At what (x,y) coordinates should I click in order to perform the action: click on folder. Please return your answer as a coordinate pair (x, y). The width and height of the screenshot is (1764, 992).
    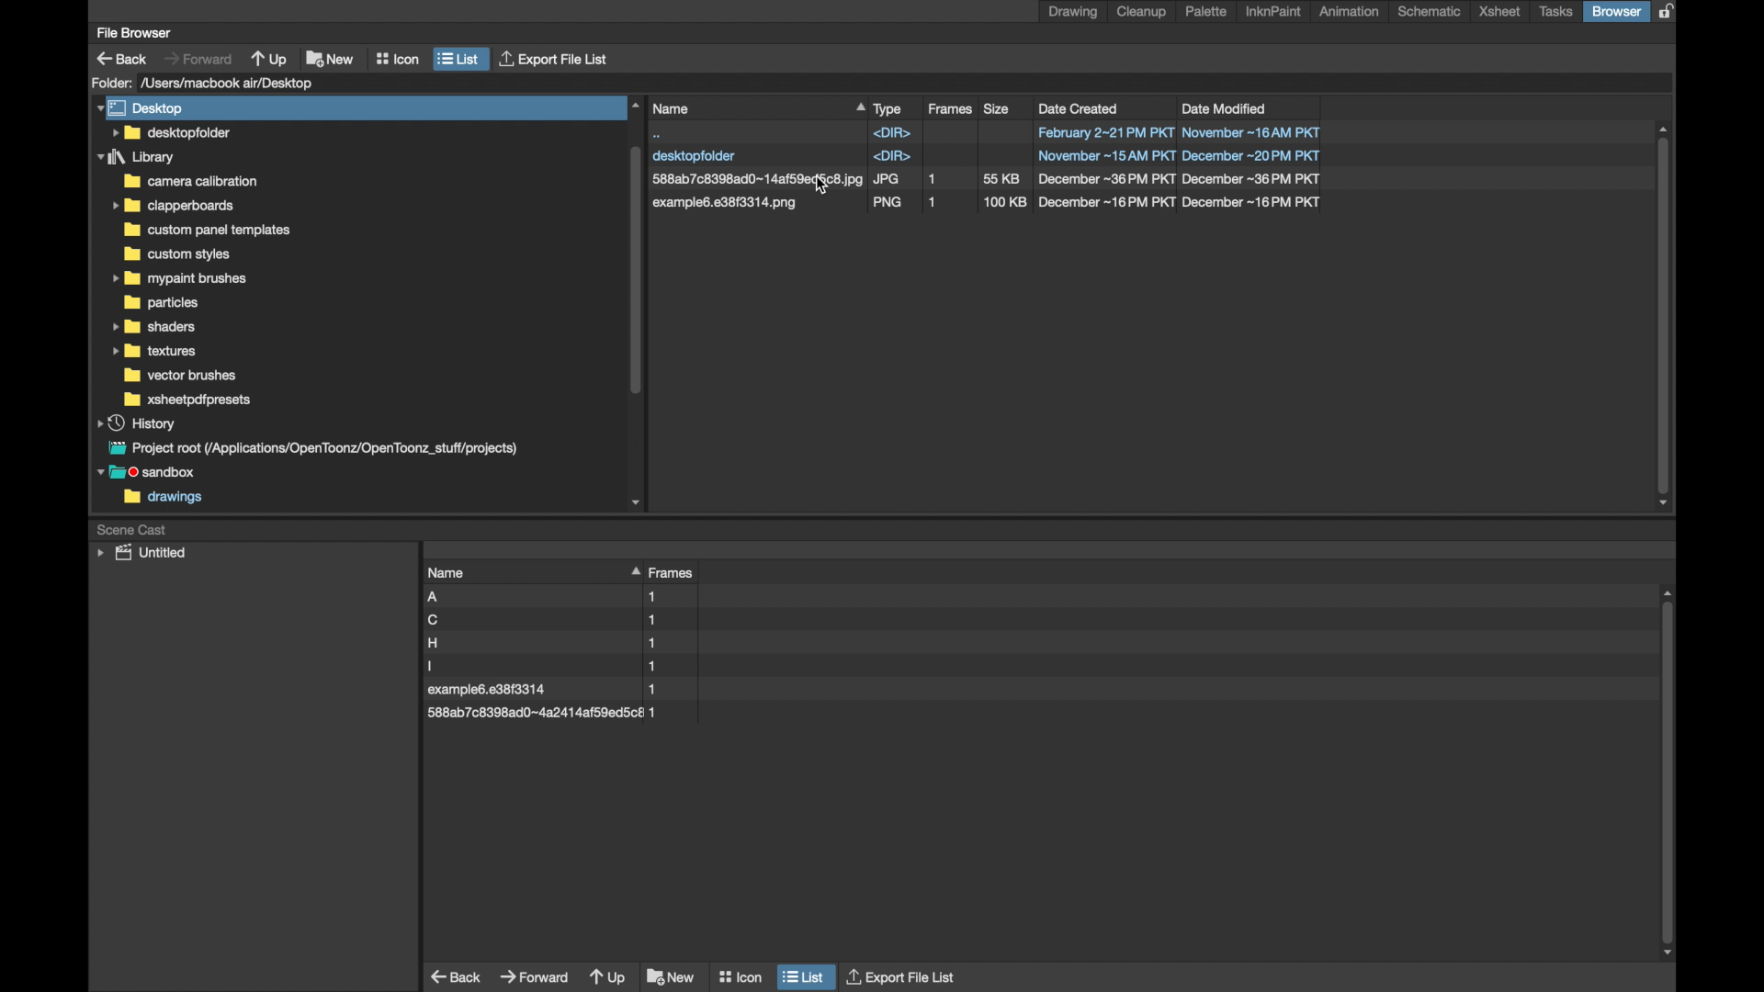
    Looking at the image, I should click on (189, 181).